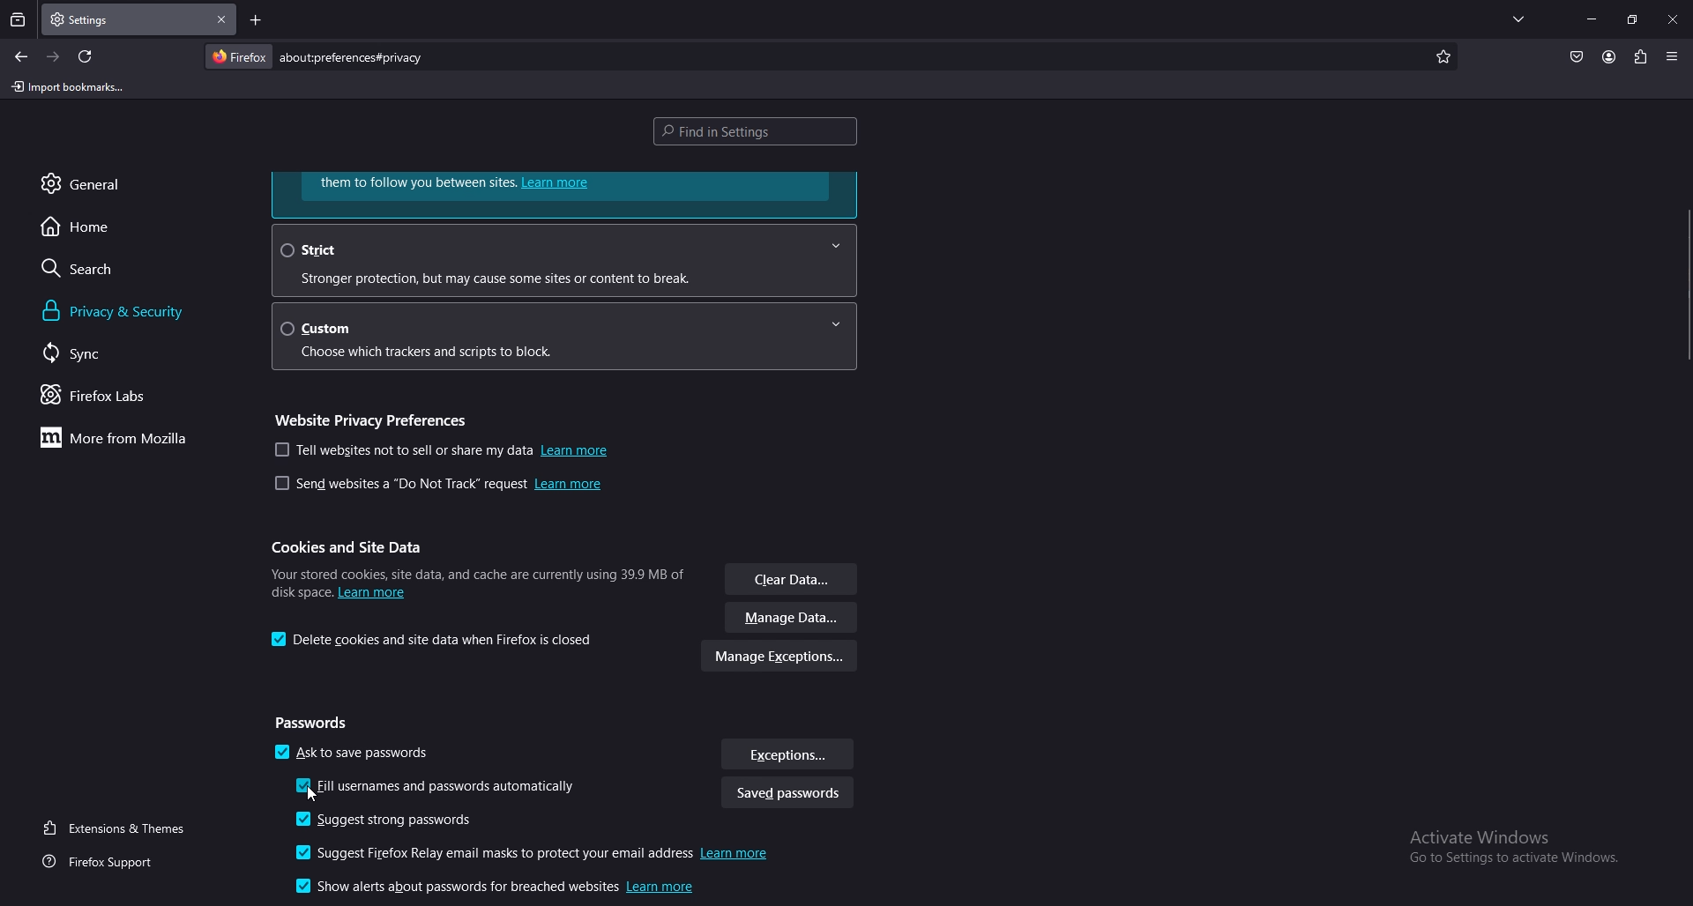 This screenshot has width=1693, height=906. Describe the element at coordinates (18, 21) in the screenshot. I see `recent browsing` at that location.